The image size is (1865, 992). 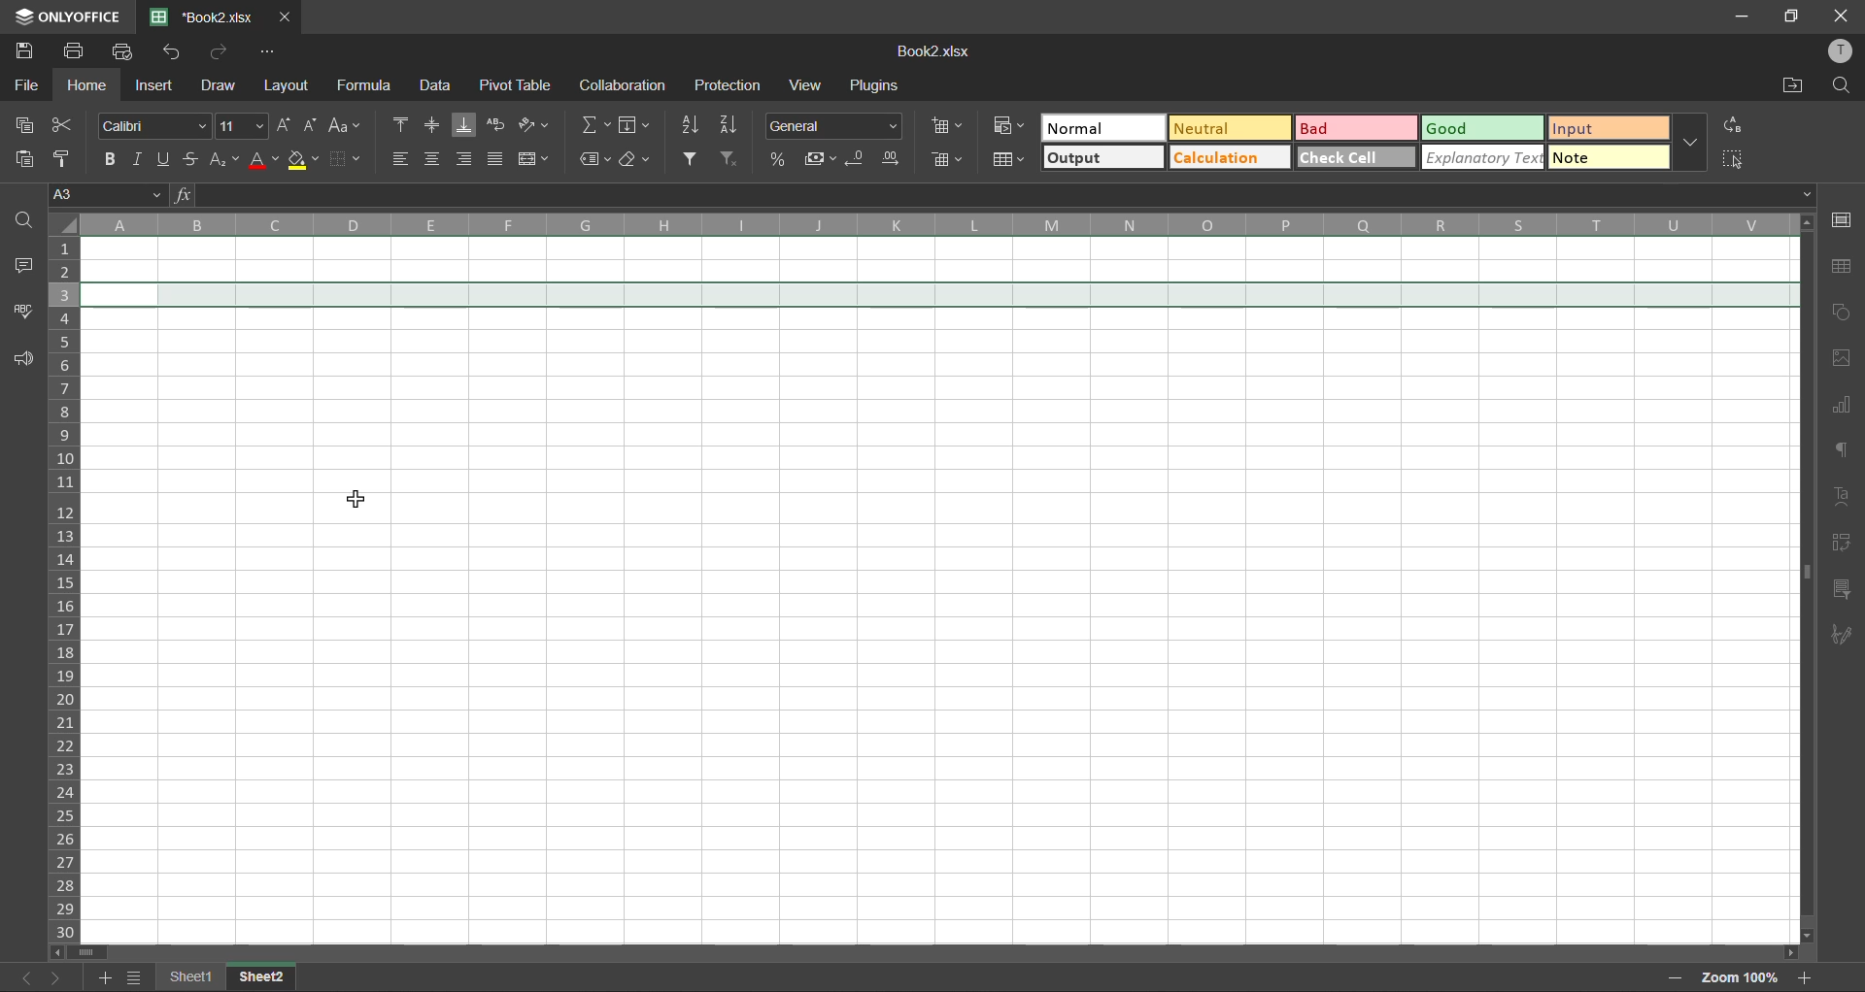 What do you see at coordinates (877, 88) in the screenshot?
I see `plugins` at bounding box center [877, 88].